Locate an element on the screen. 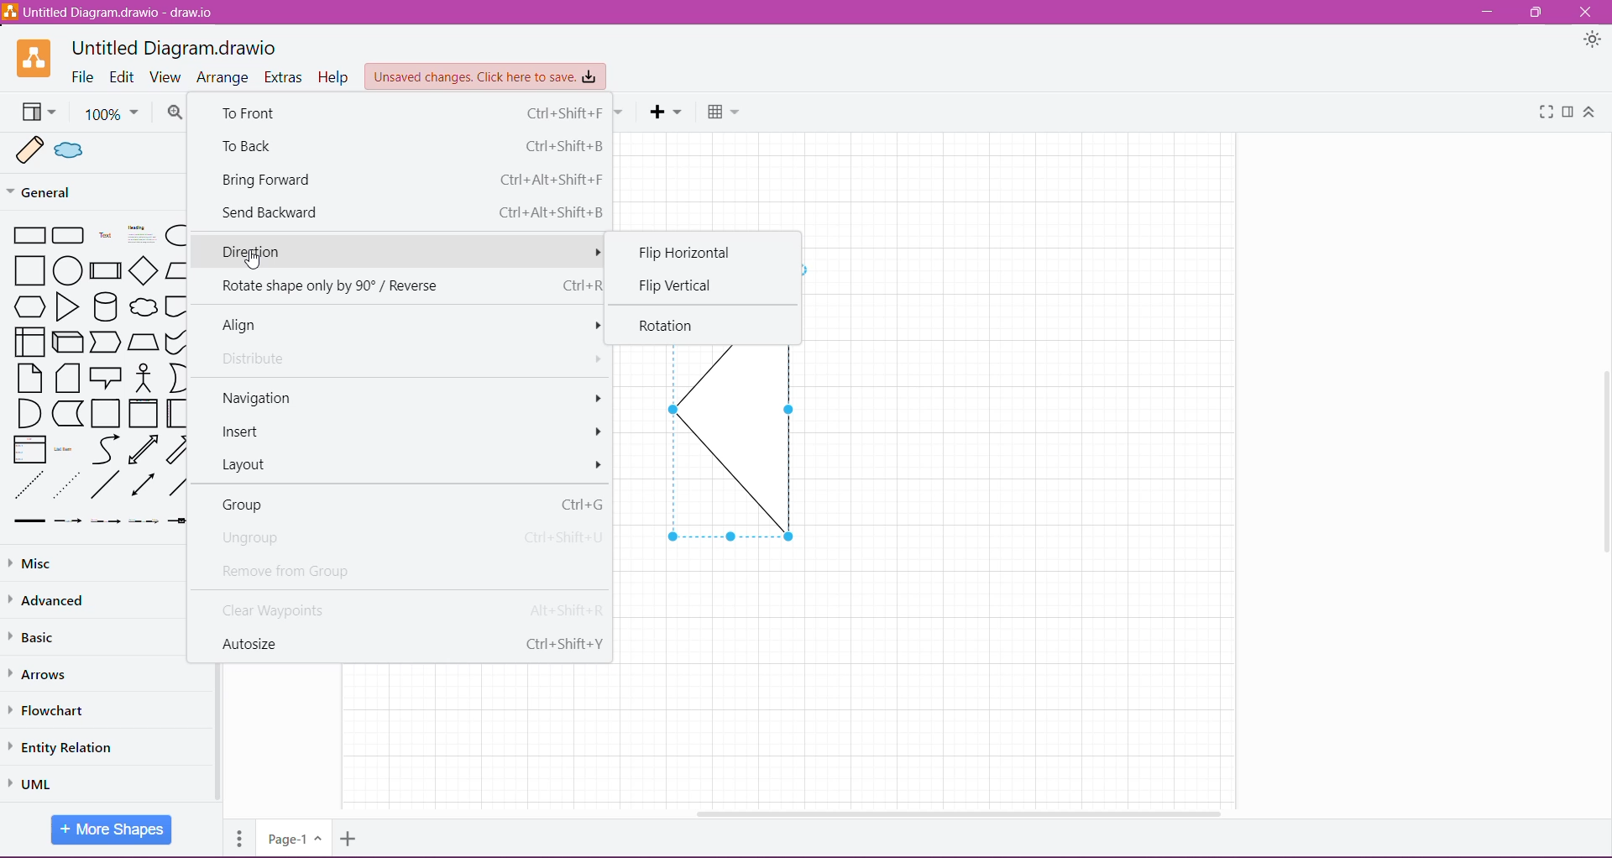  Untitled Diagram.draw.io is located at coordinates (180, 46).